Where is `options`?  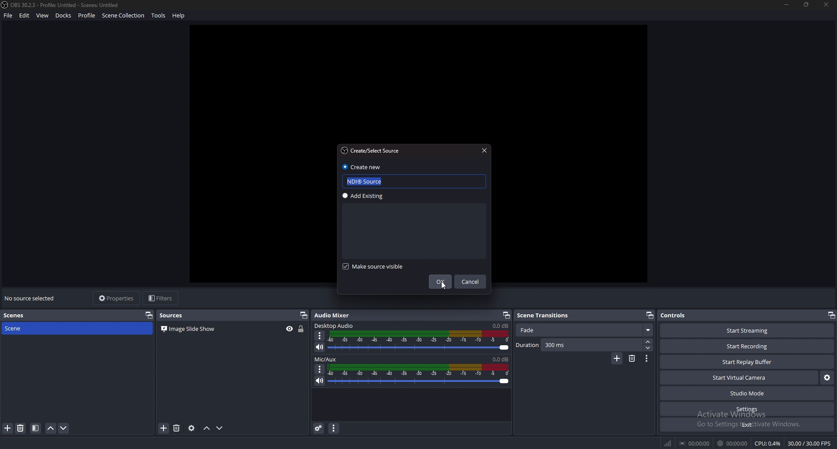 options is located at coordinates (320, 336).